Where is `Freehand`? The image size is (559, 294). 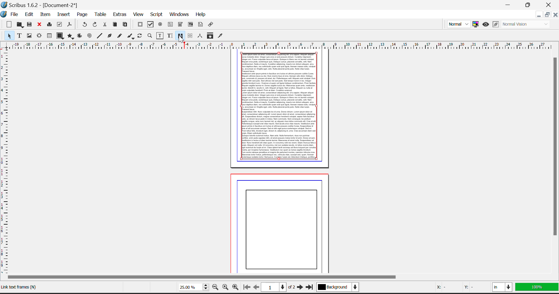 Freehand is located at coordinates (119, 37).